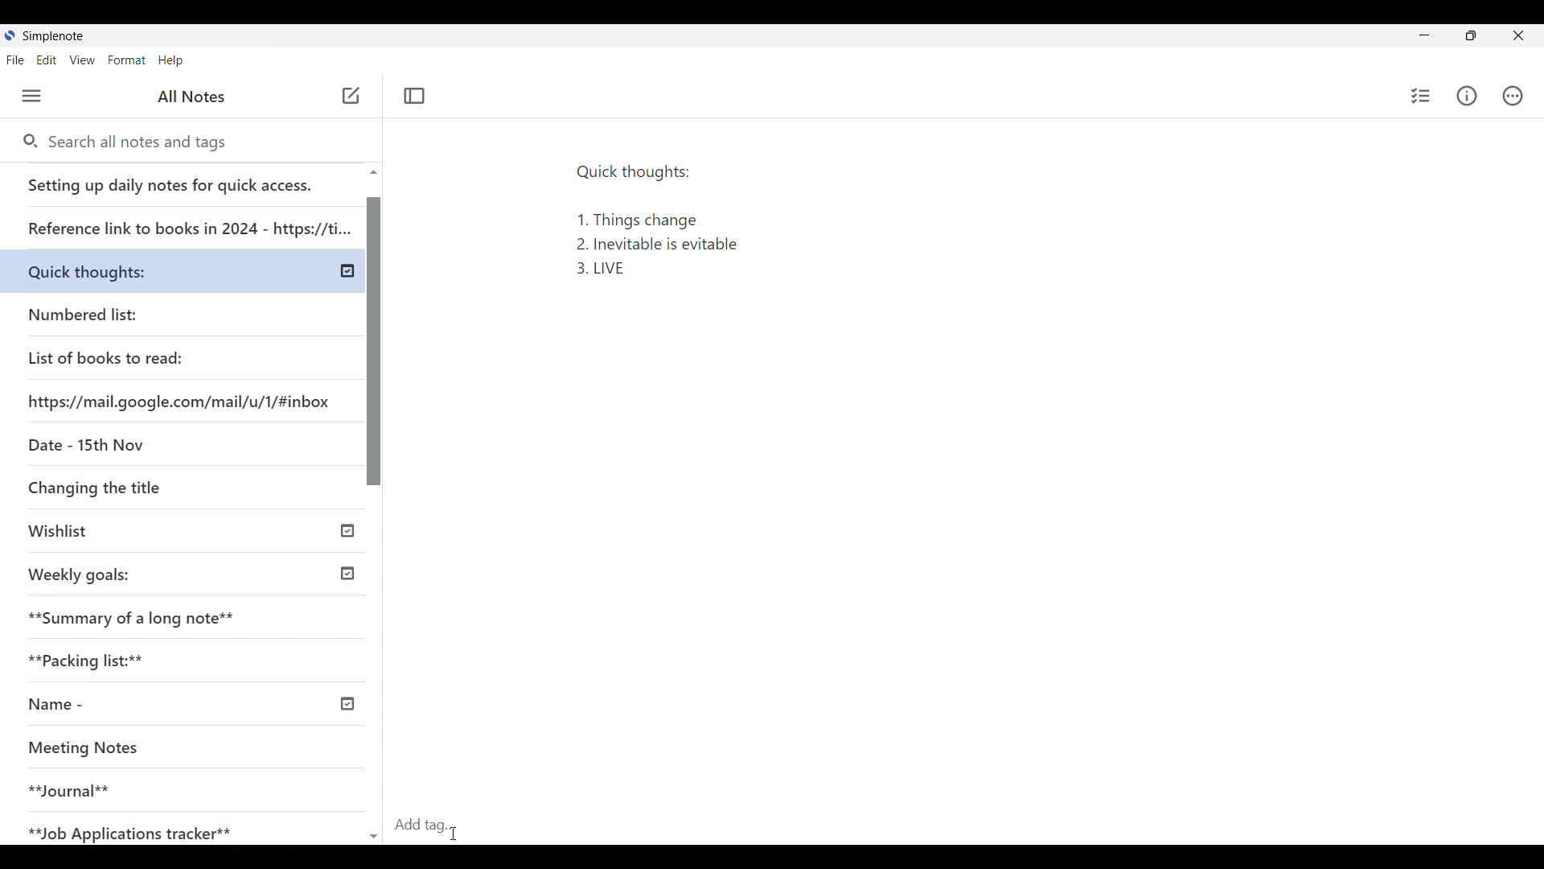 This screenshot has height=869, width=1544. Describe the element at coordinates (185, 181) in the screenshot. I see `Setting up daily notes` at that location.